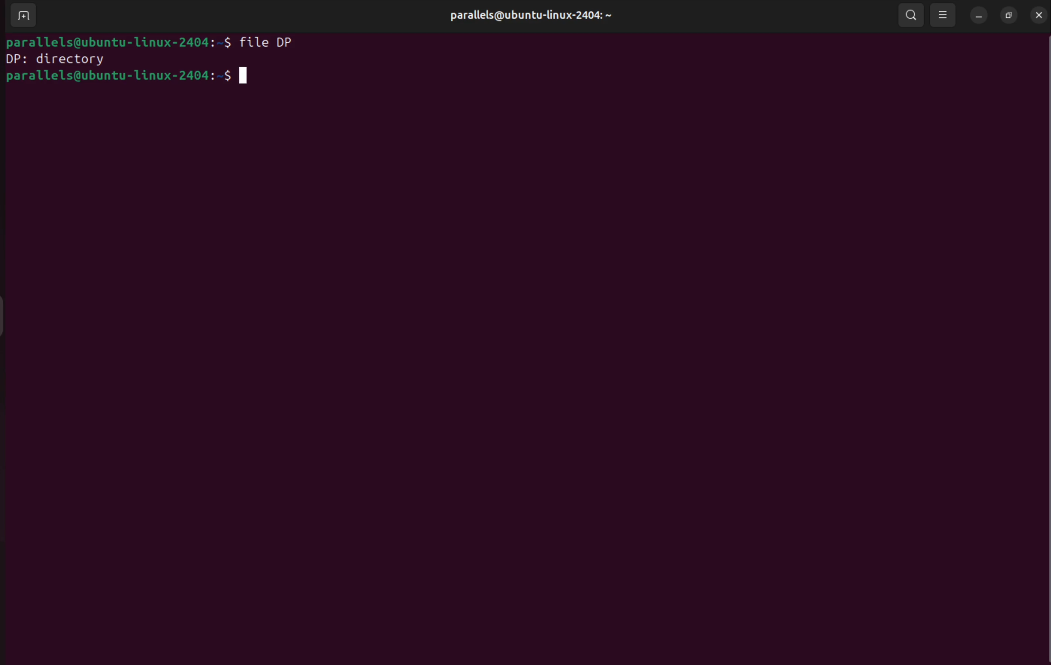 The height and width of the screenshot is (665, 1051). Describe the element at coordinates (539, 15) in the screenshot. I see `parallels` at that location.